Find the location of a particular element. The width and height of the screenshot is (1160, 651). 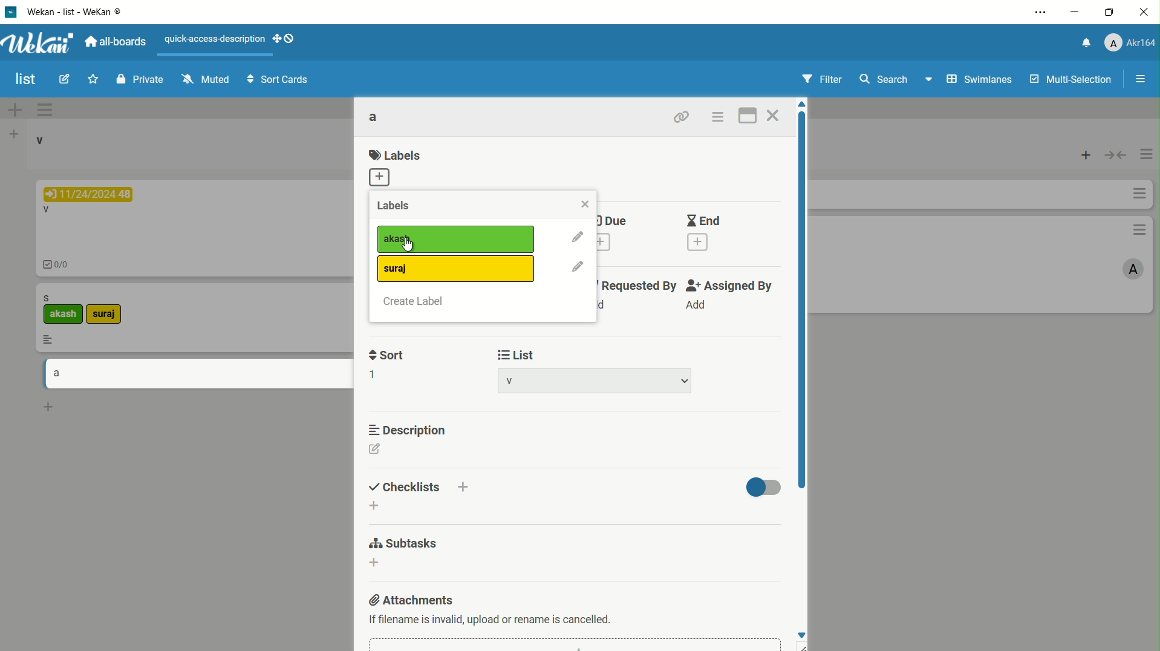

app logo is located at coordinates (39, 42).